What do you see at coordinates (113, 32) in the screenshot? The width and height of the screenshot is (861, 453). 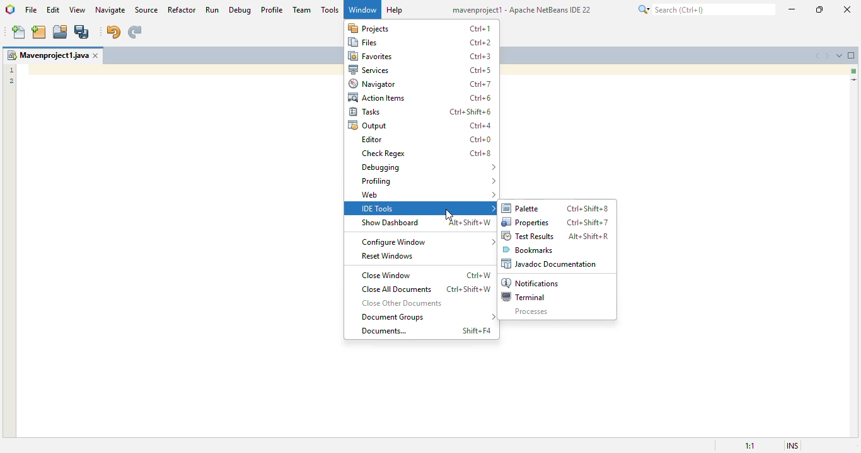 I see `undo` at bounding box center [113, 32].